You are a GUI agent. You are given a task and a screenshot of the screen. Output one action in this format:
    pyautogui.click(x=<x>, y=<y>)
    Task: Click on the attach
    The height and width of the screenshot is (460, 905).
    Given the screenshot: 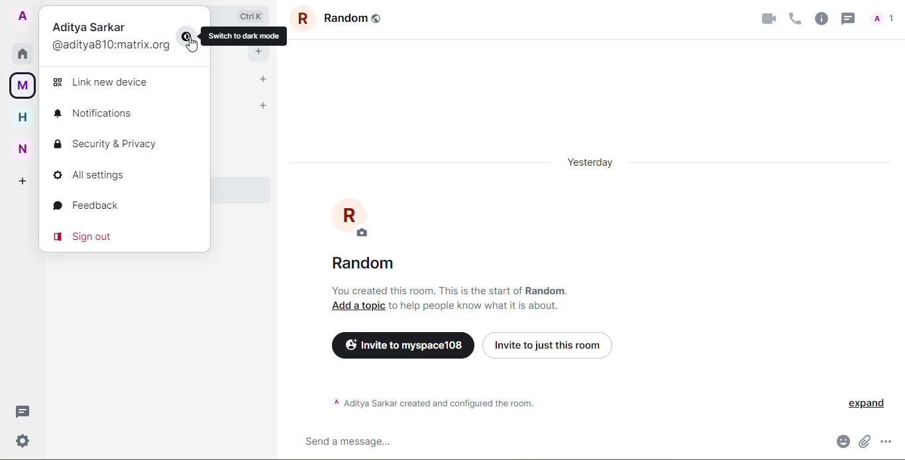 What is the action you would take?
    pyautogui.click(x=865, y=441)
    